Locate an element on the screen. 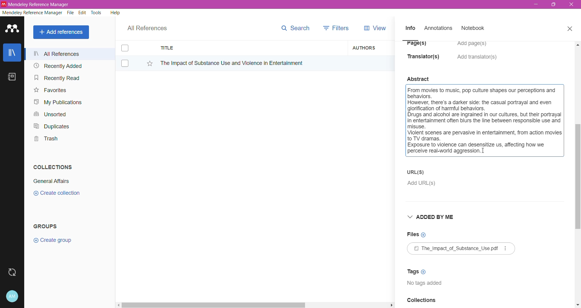 The height and width of the screenshot is (308, 581). Favorites is located at coordinates (50, 90).